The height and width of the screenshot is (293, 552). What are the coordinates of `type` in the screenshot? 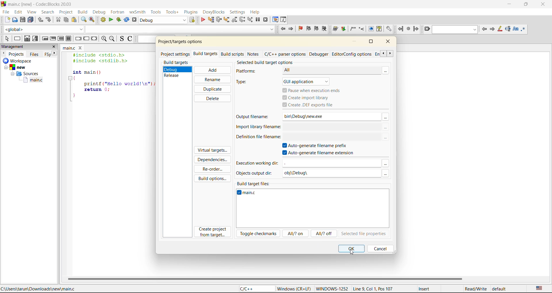 It's located at (243, 81).